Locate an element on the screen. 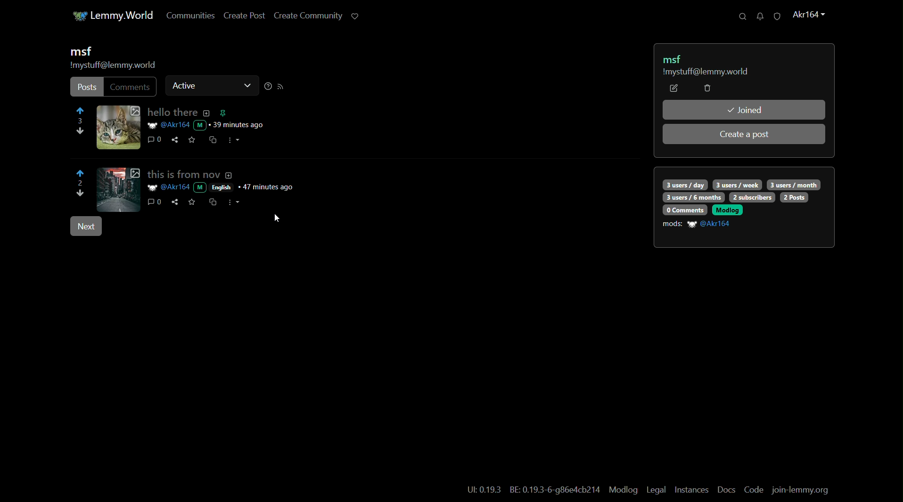 The width and height of the screenshot is (903, 502). server name is located at coordinates (705, 73).